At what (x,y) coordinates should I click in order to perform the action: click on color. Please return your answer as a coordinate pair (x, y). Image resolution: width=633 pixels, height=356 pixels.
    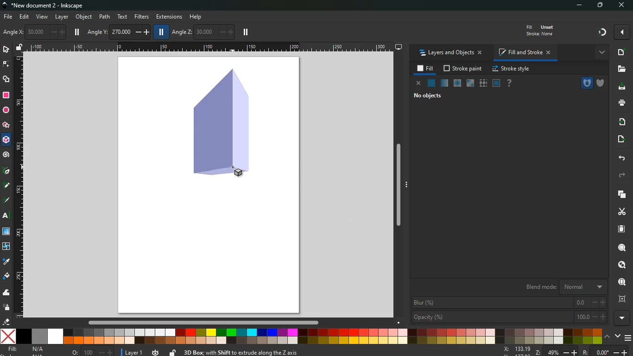
    Looking at the image, I should click on (302, 336).